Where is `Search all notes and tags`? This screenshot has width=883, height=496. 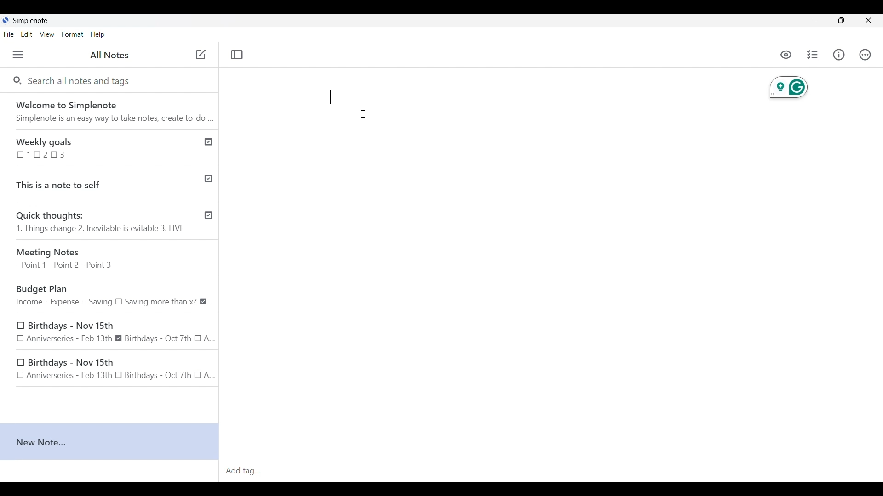
Search all notes and tags is located at coordinates (82, 81).